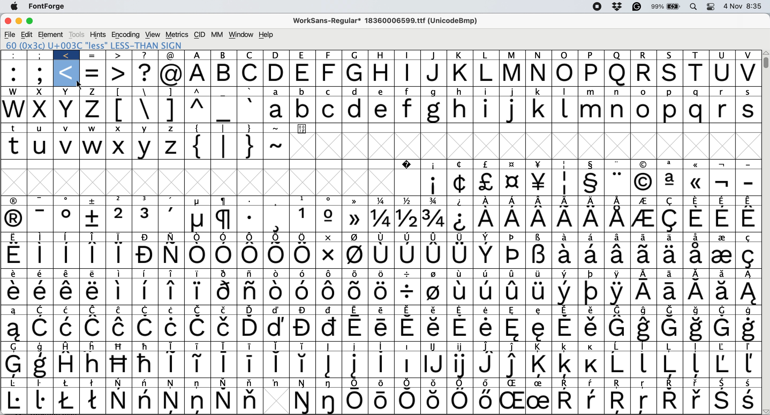 The width and height of the screenshot is (770, 415). I want to click on Symbol, so click(722, 310).